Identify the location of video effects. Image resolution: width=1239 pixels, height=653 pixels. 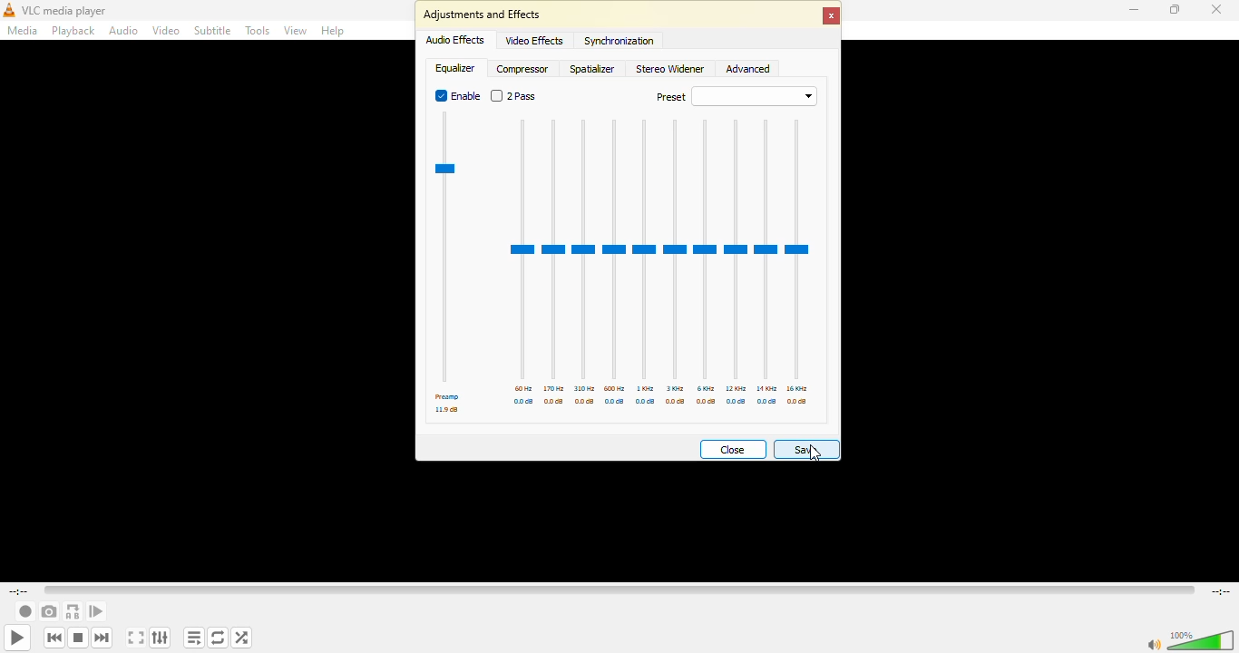
(534, 41).